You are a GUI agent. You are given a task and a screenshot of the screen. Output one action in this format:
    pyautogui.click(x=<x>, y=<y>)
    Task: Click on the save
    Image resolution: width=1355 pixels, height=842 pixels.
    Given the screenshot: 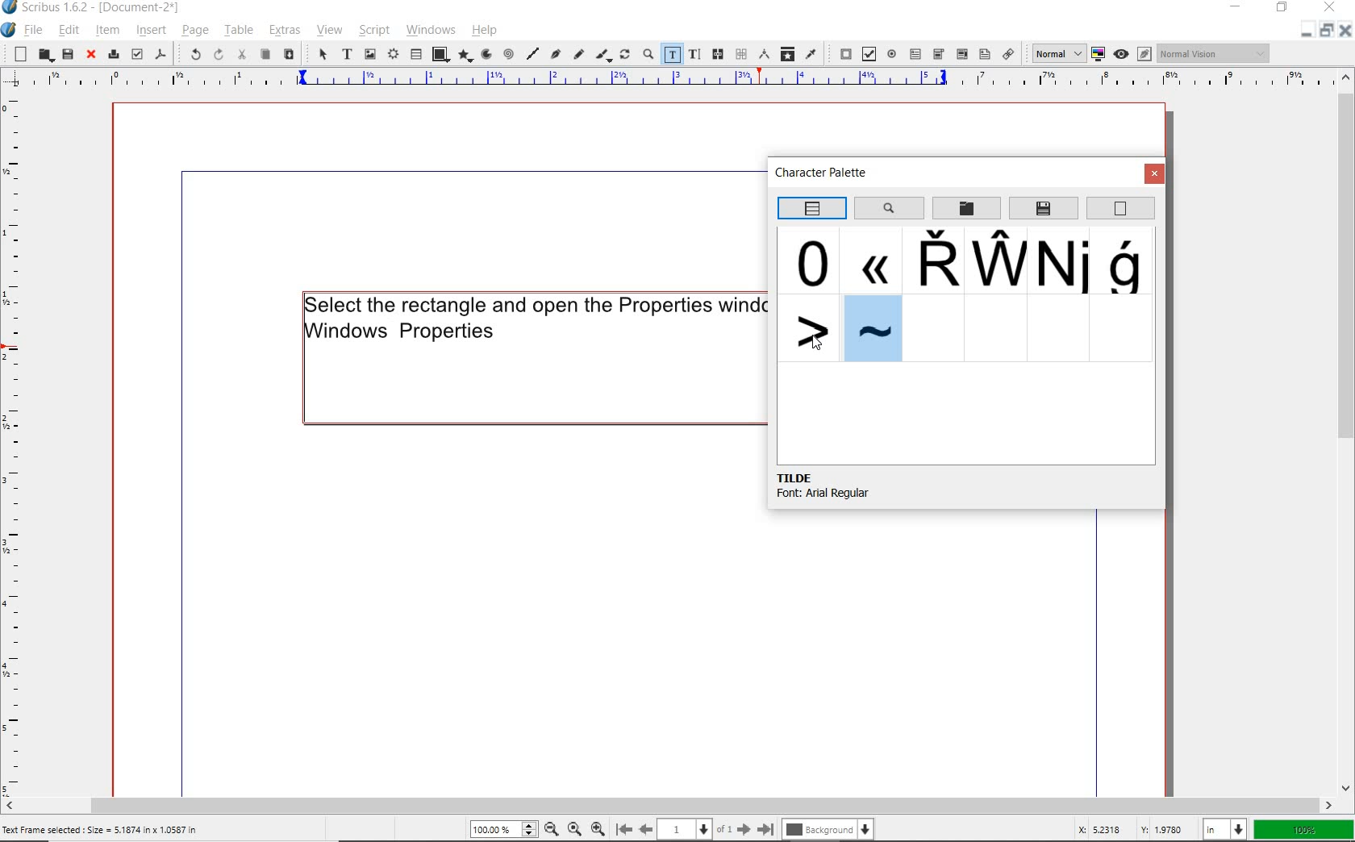 What is the action you would take?
    pyautogui.click(x=67, y=54)
    